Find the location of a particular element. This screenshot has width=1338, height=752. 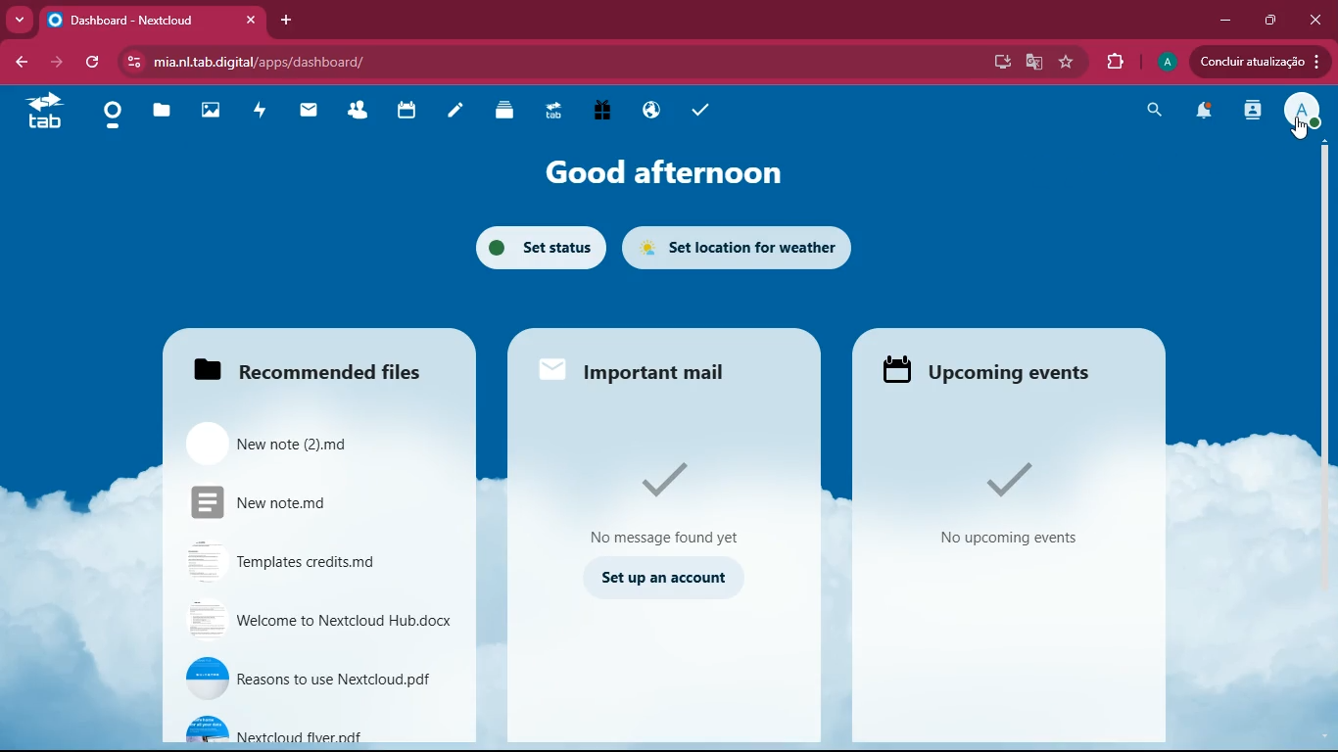

tab is located at coordinates (37, 114).